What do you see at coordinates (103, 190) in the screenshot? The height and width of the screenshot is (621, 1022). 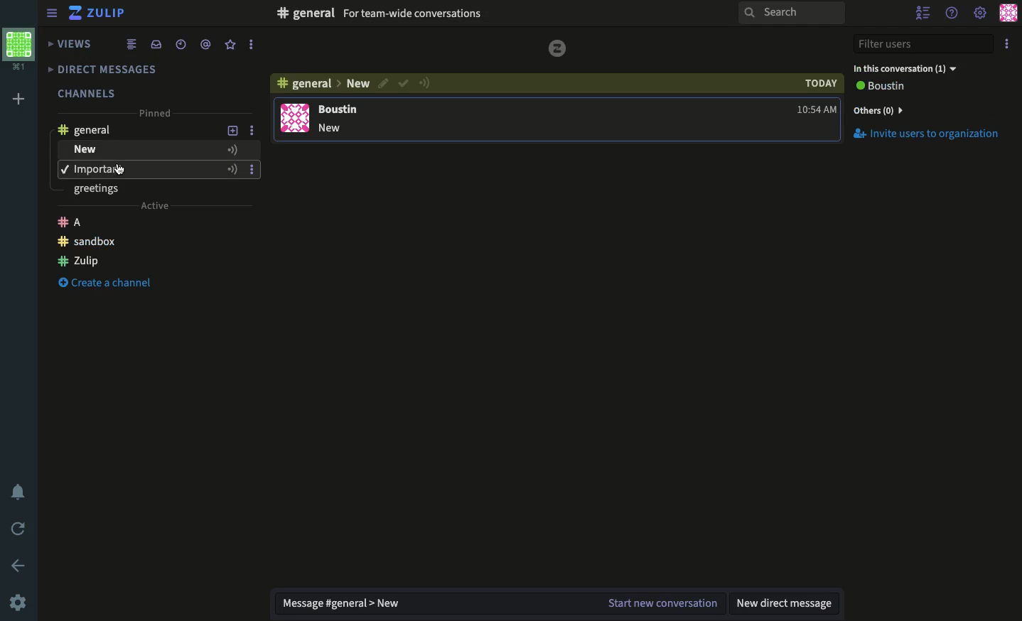 I see `greetings - topic` at bounding box center [103, 190].